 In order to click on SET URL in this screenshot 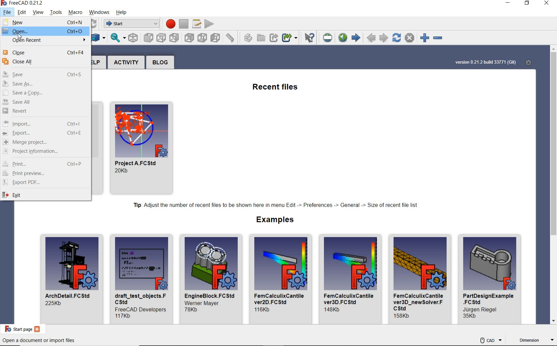, I will do `click(328, 38)`.